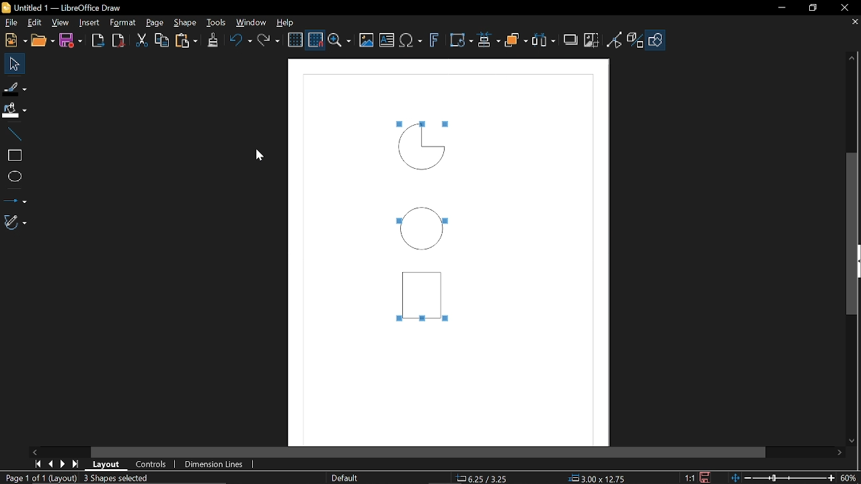 The width and height of the screenshot is (861, 484). I want to click on Minimize, so click(785, 8).